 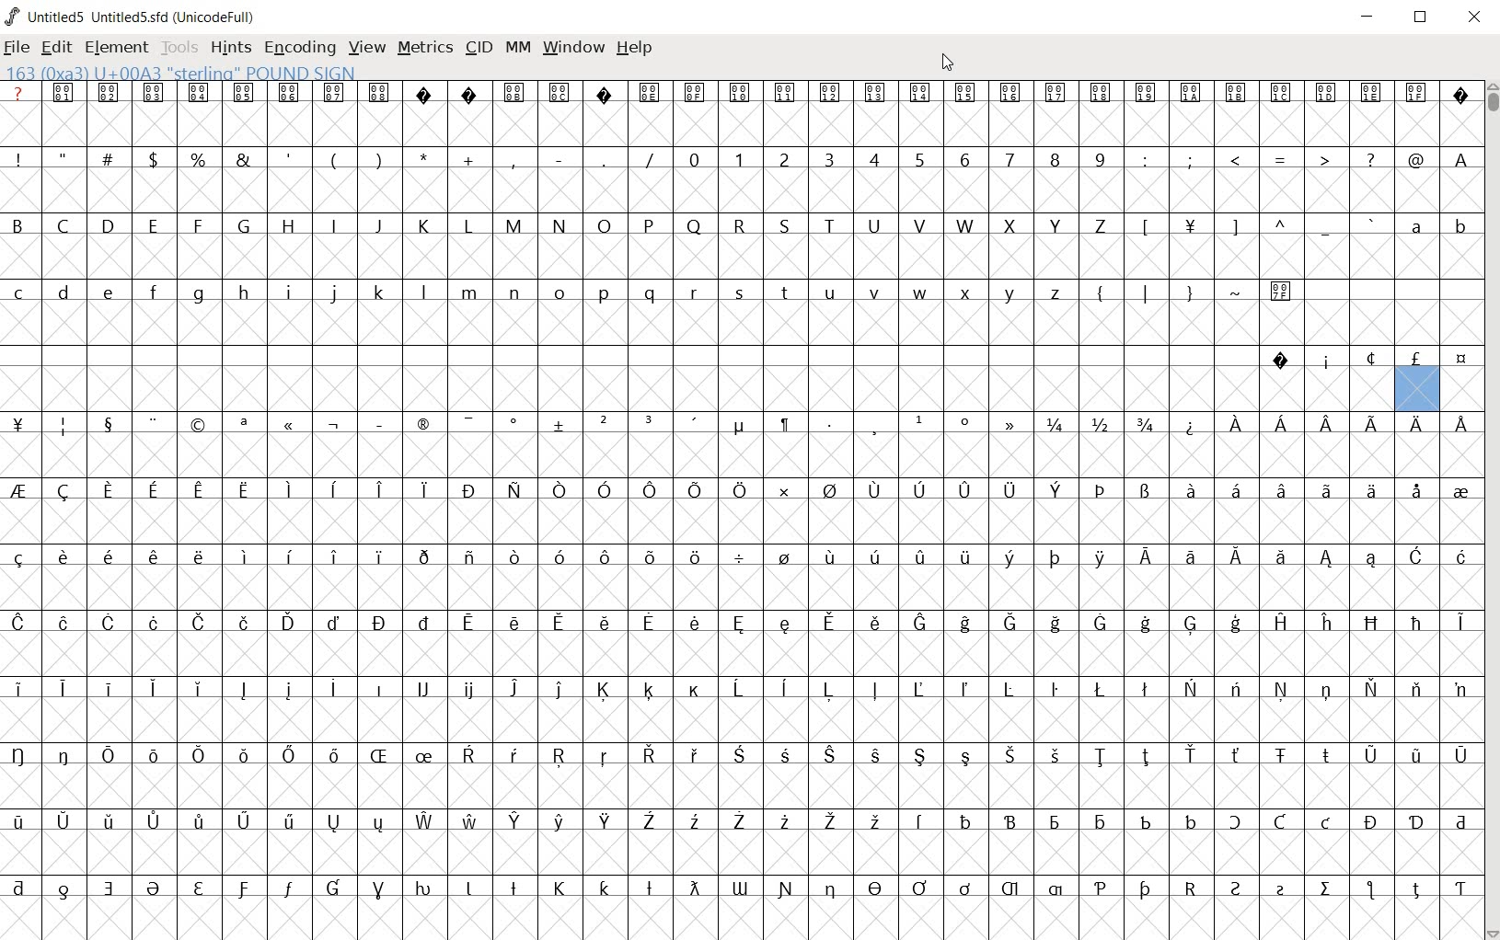 What do you see at coordinates (739, 559) in the screenshot?
I see `Symbol` at bounding box center [739, 559].